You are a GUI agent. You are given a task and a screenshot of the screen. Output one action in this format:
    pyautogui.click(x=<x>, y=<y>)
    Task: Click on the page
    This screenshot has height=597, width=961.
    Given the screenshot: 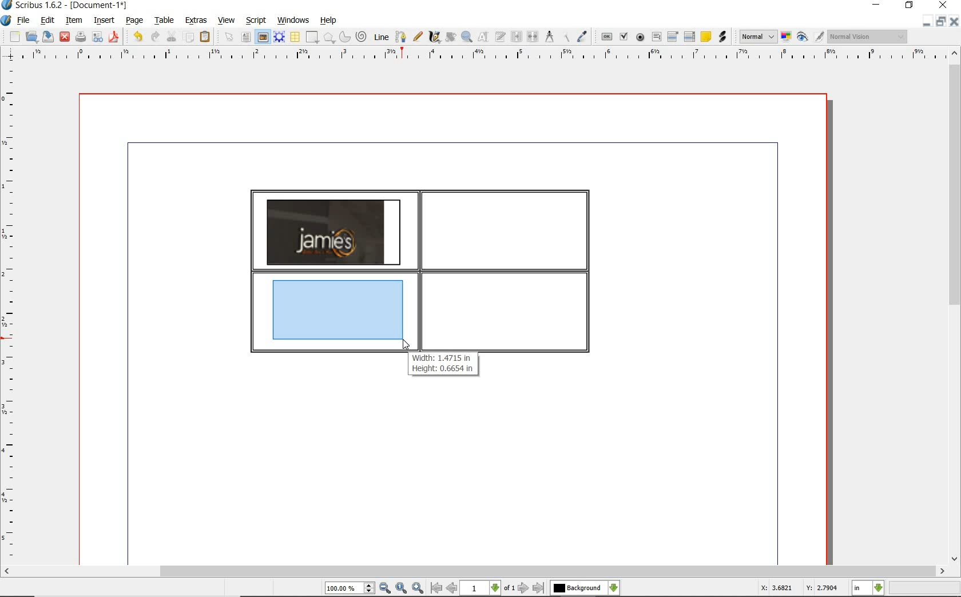 What is the action you would take?
    pyautogui.click(x=134, y=21)
    